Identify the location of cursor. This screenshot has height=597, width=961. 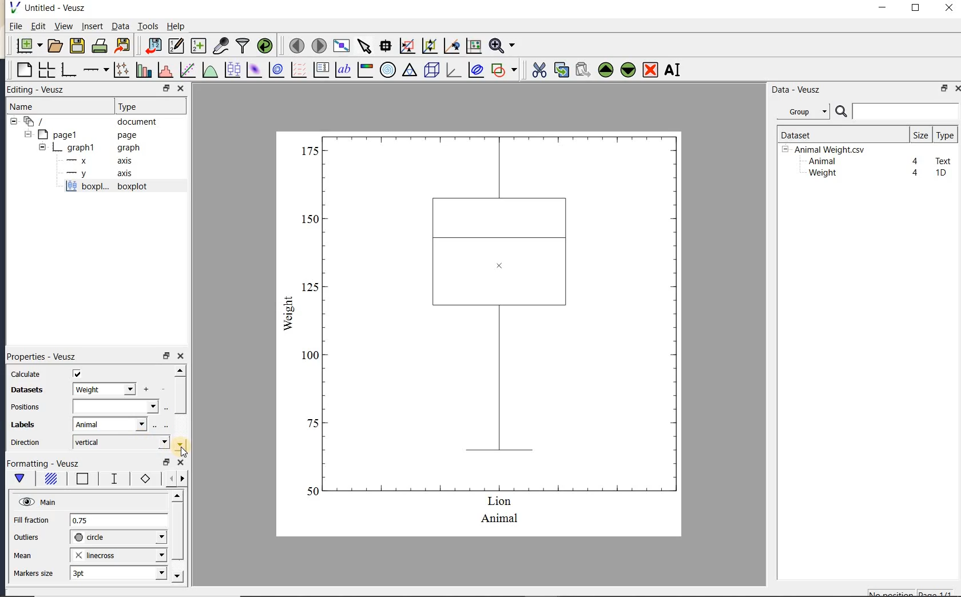
(184, 452).